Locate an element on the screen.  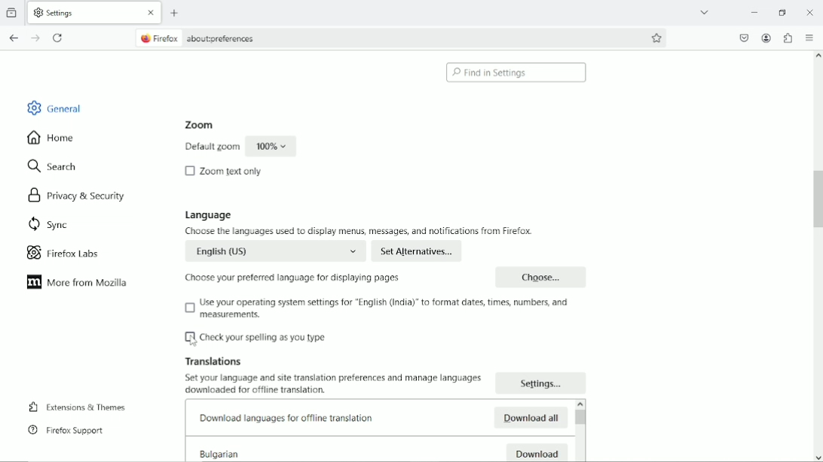
Extensions is located at coordinates (787, 38).